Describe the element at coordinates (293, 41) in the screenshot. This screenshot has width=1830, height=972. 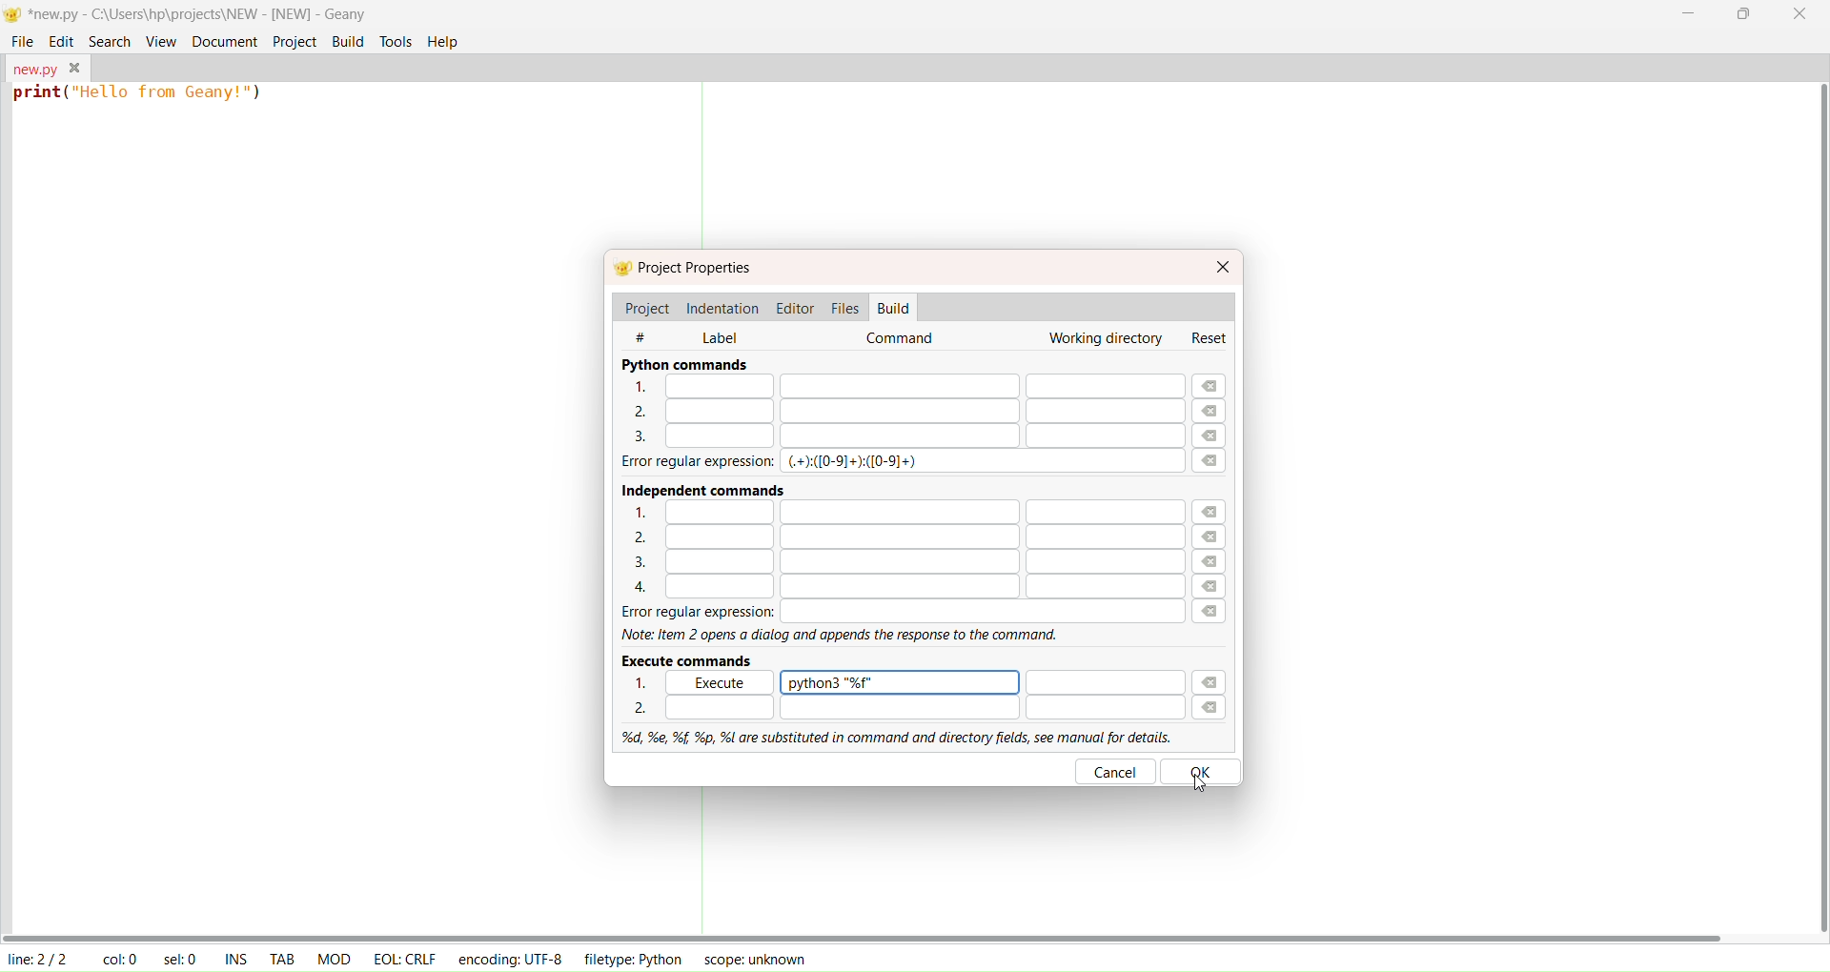
I see `project` at that location.